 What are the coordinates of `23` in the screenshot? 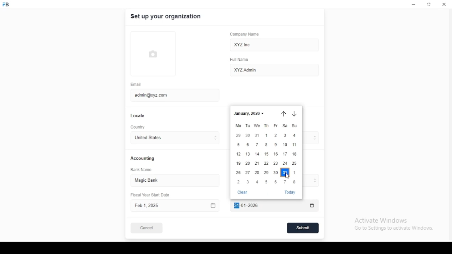 It's located at (275, 164).